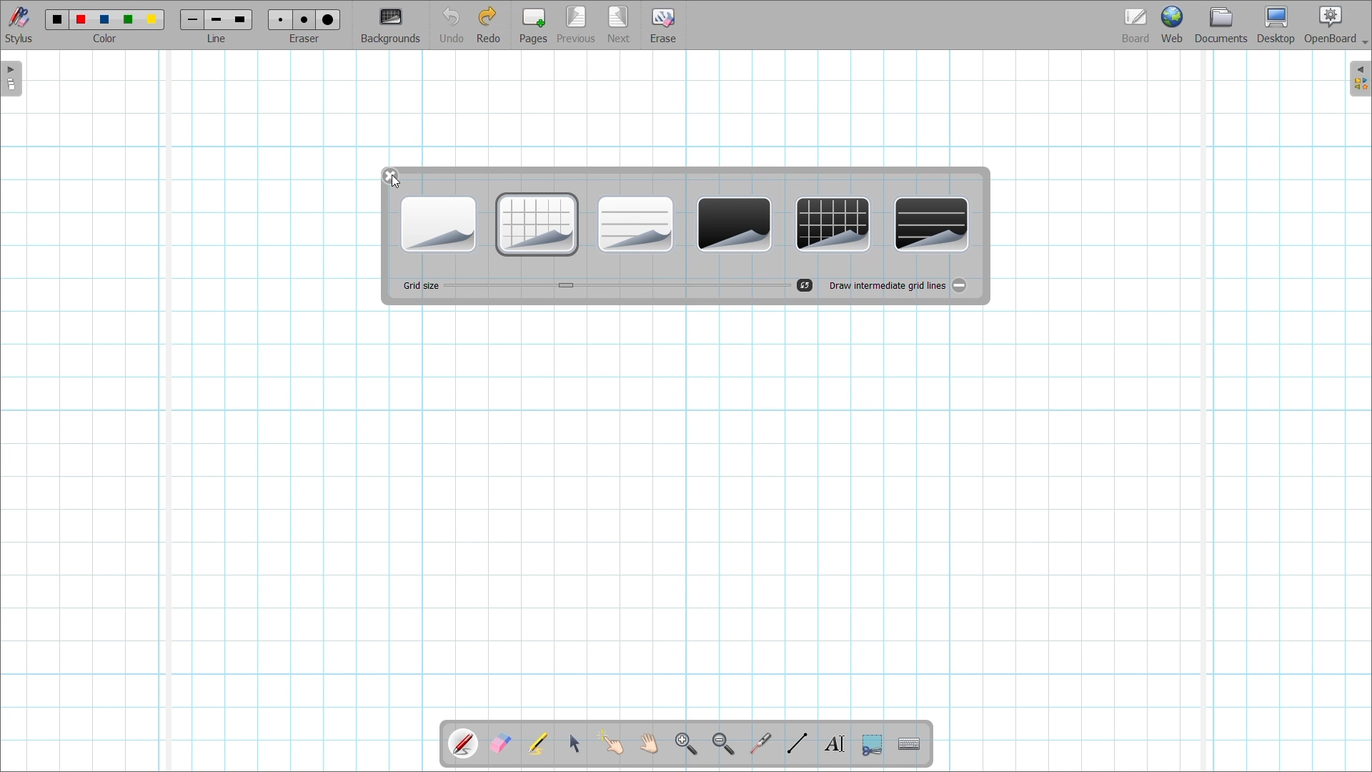 This screenshot has width=1372, height=772. I want to click on Change background, so click(391, 26).